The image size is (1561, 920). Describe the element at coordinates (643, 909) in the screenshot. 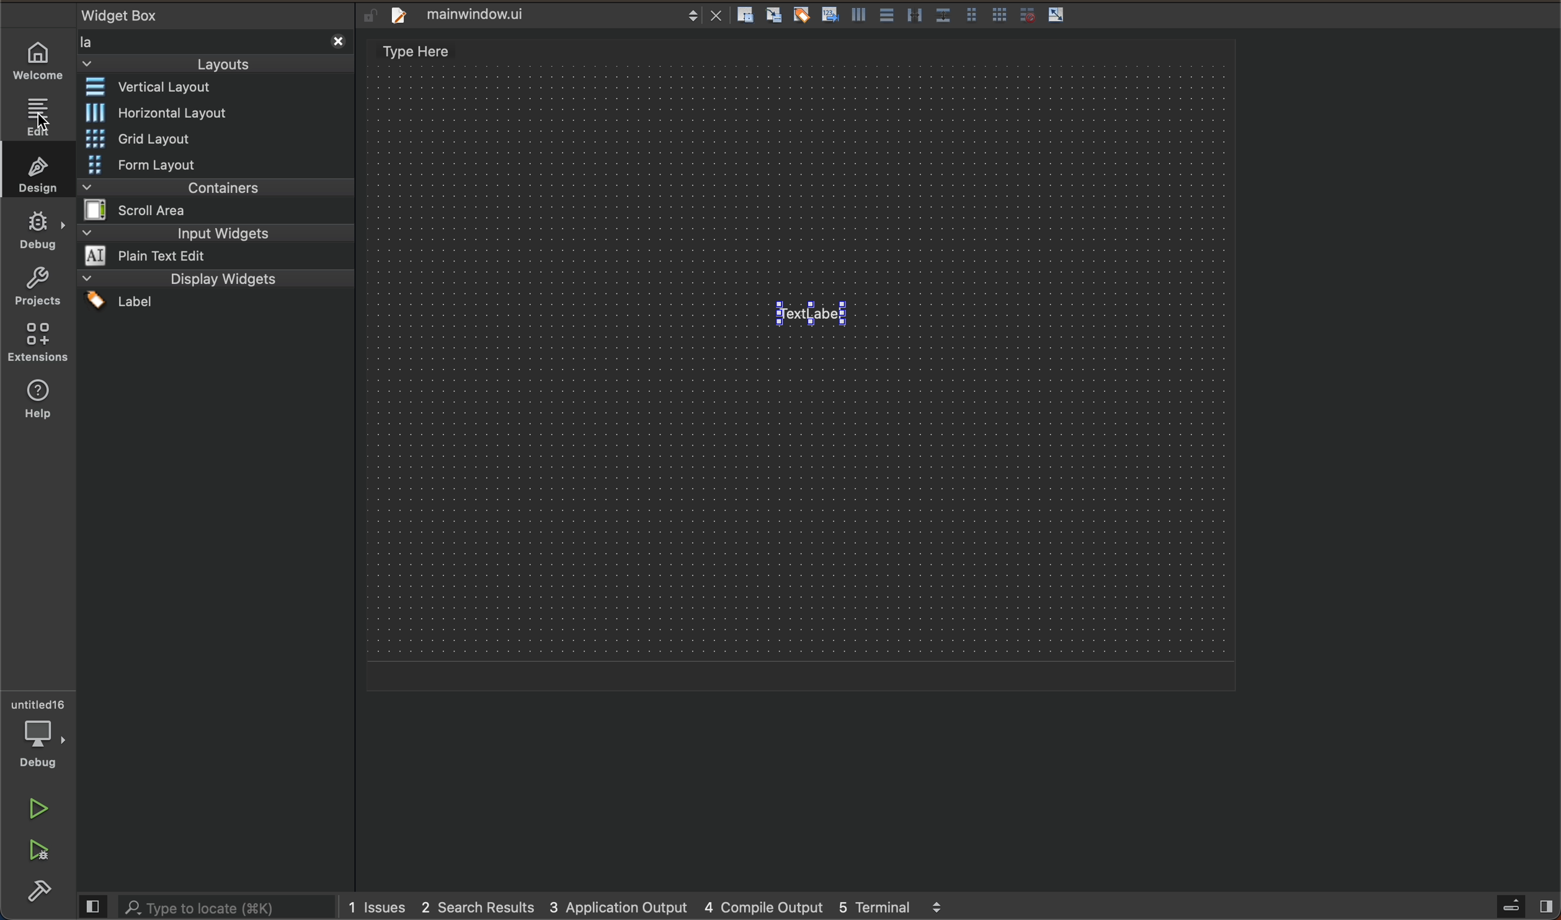

I see `1 Issues 2 Search Results 3 Application Output 4 Compile Output 5 Terminal` at that location.